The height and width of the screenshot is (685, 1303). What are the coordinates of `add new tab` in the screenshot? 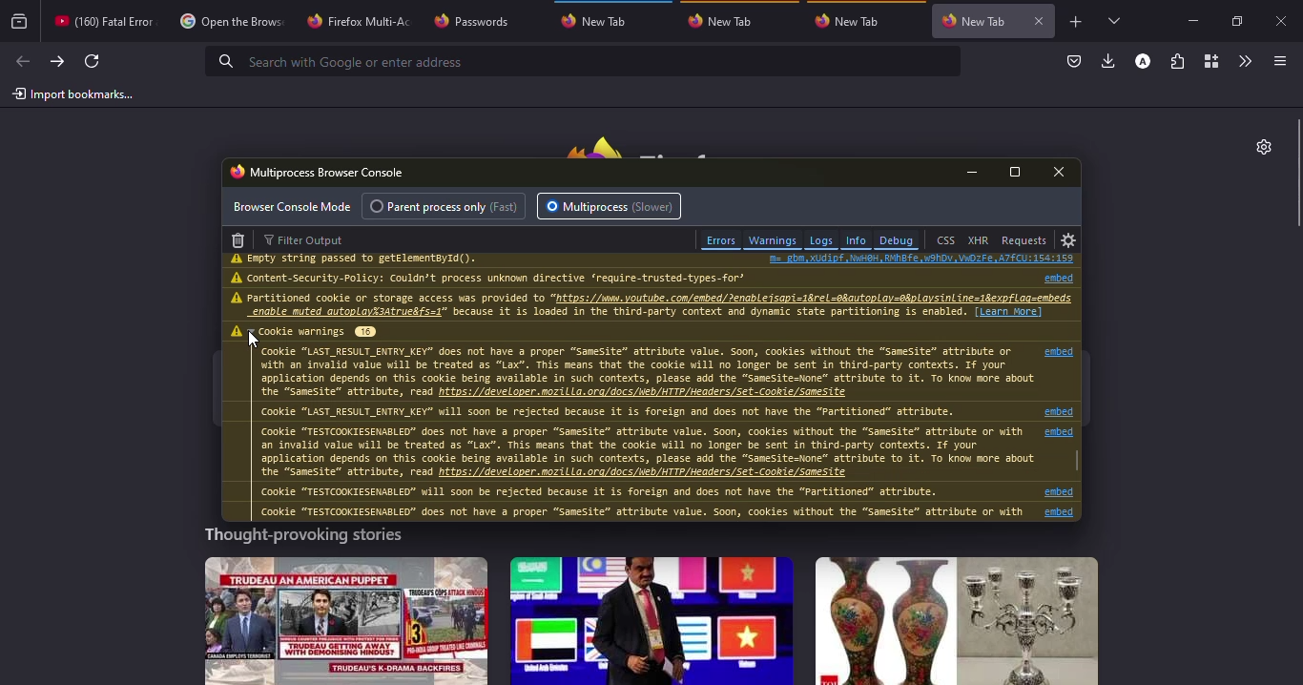 It's located at (1077, 22).